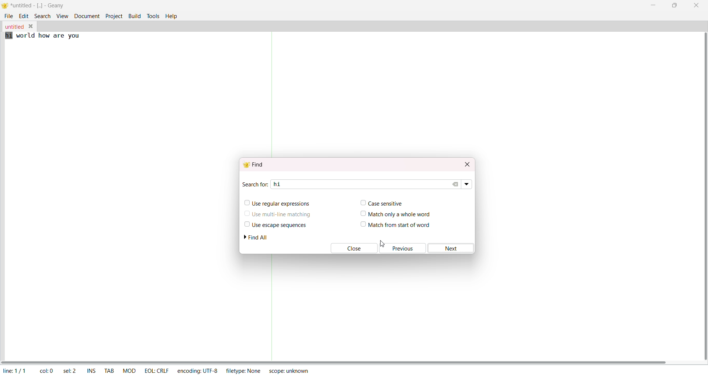  What do you see at coordinates (42, 15) in the screenshot?
I see `search` at bounding box center [42, 15].